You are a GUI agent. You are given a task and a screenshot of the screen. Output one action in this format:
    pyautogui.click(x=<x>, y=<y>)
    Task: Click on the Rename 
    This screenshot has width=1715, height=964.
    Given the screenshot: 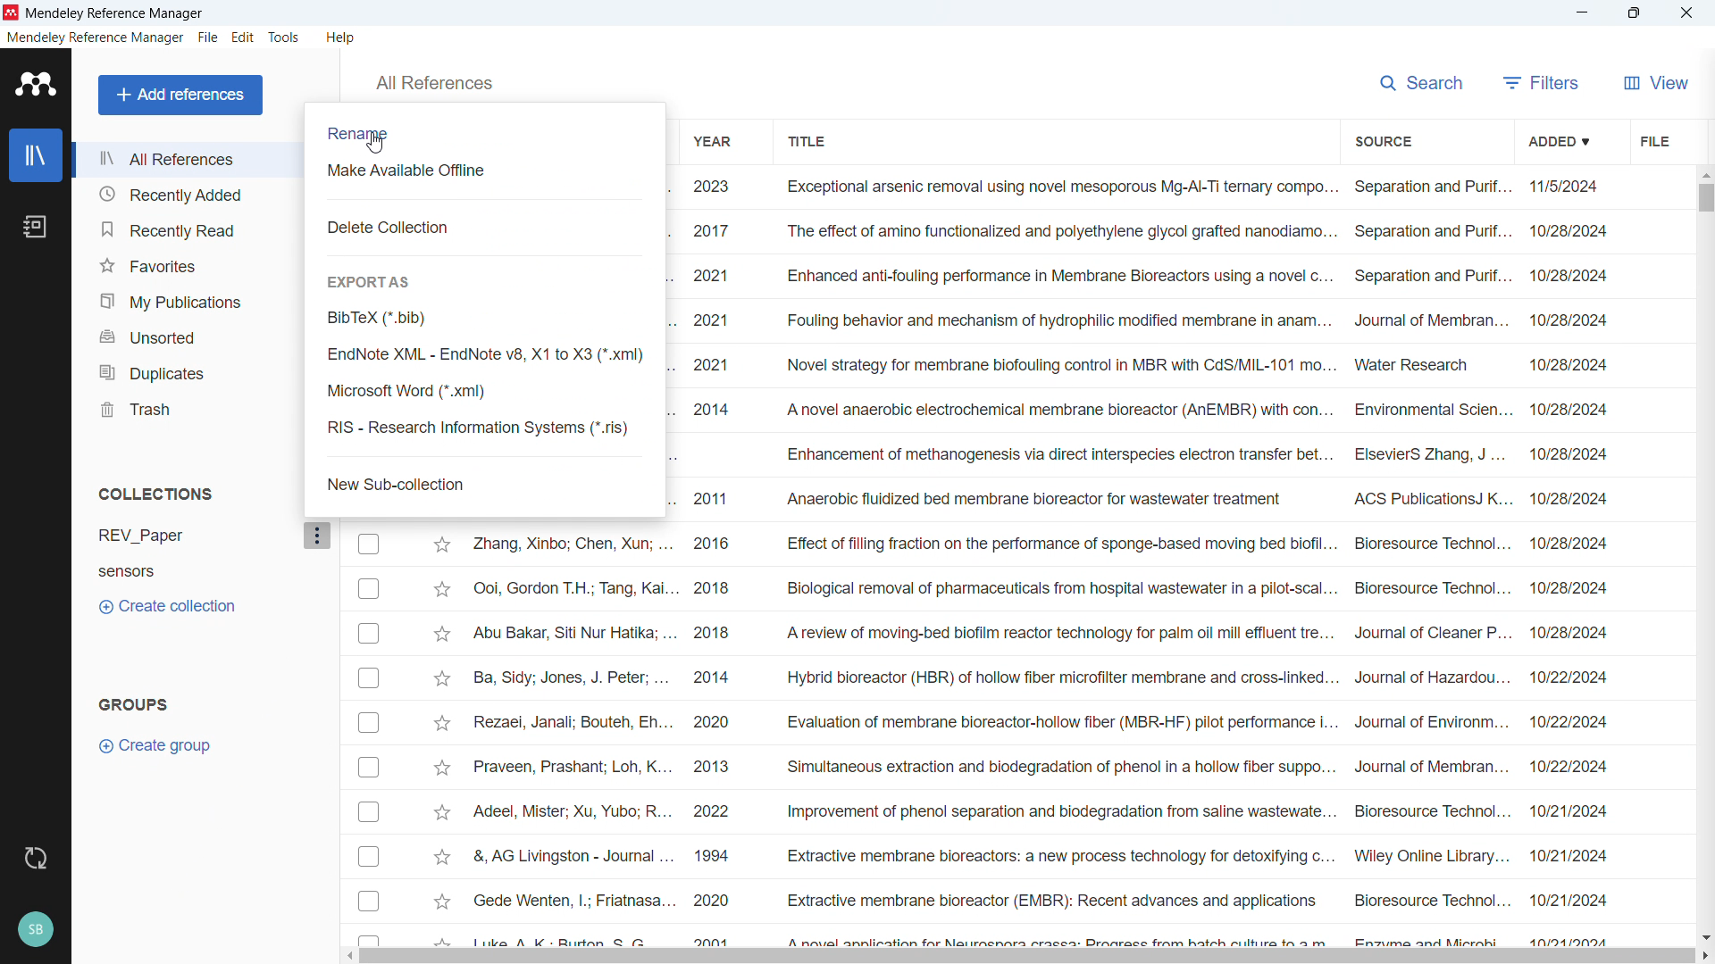 What is the action you would take?
    pyautogui.click(x=360, y=134)
    